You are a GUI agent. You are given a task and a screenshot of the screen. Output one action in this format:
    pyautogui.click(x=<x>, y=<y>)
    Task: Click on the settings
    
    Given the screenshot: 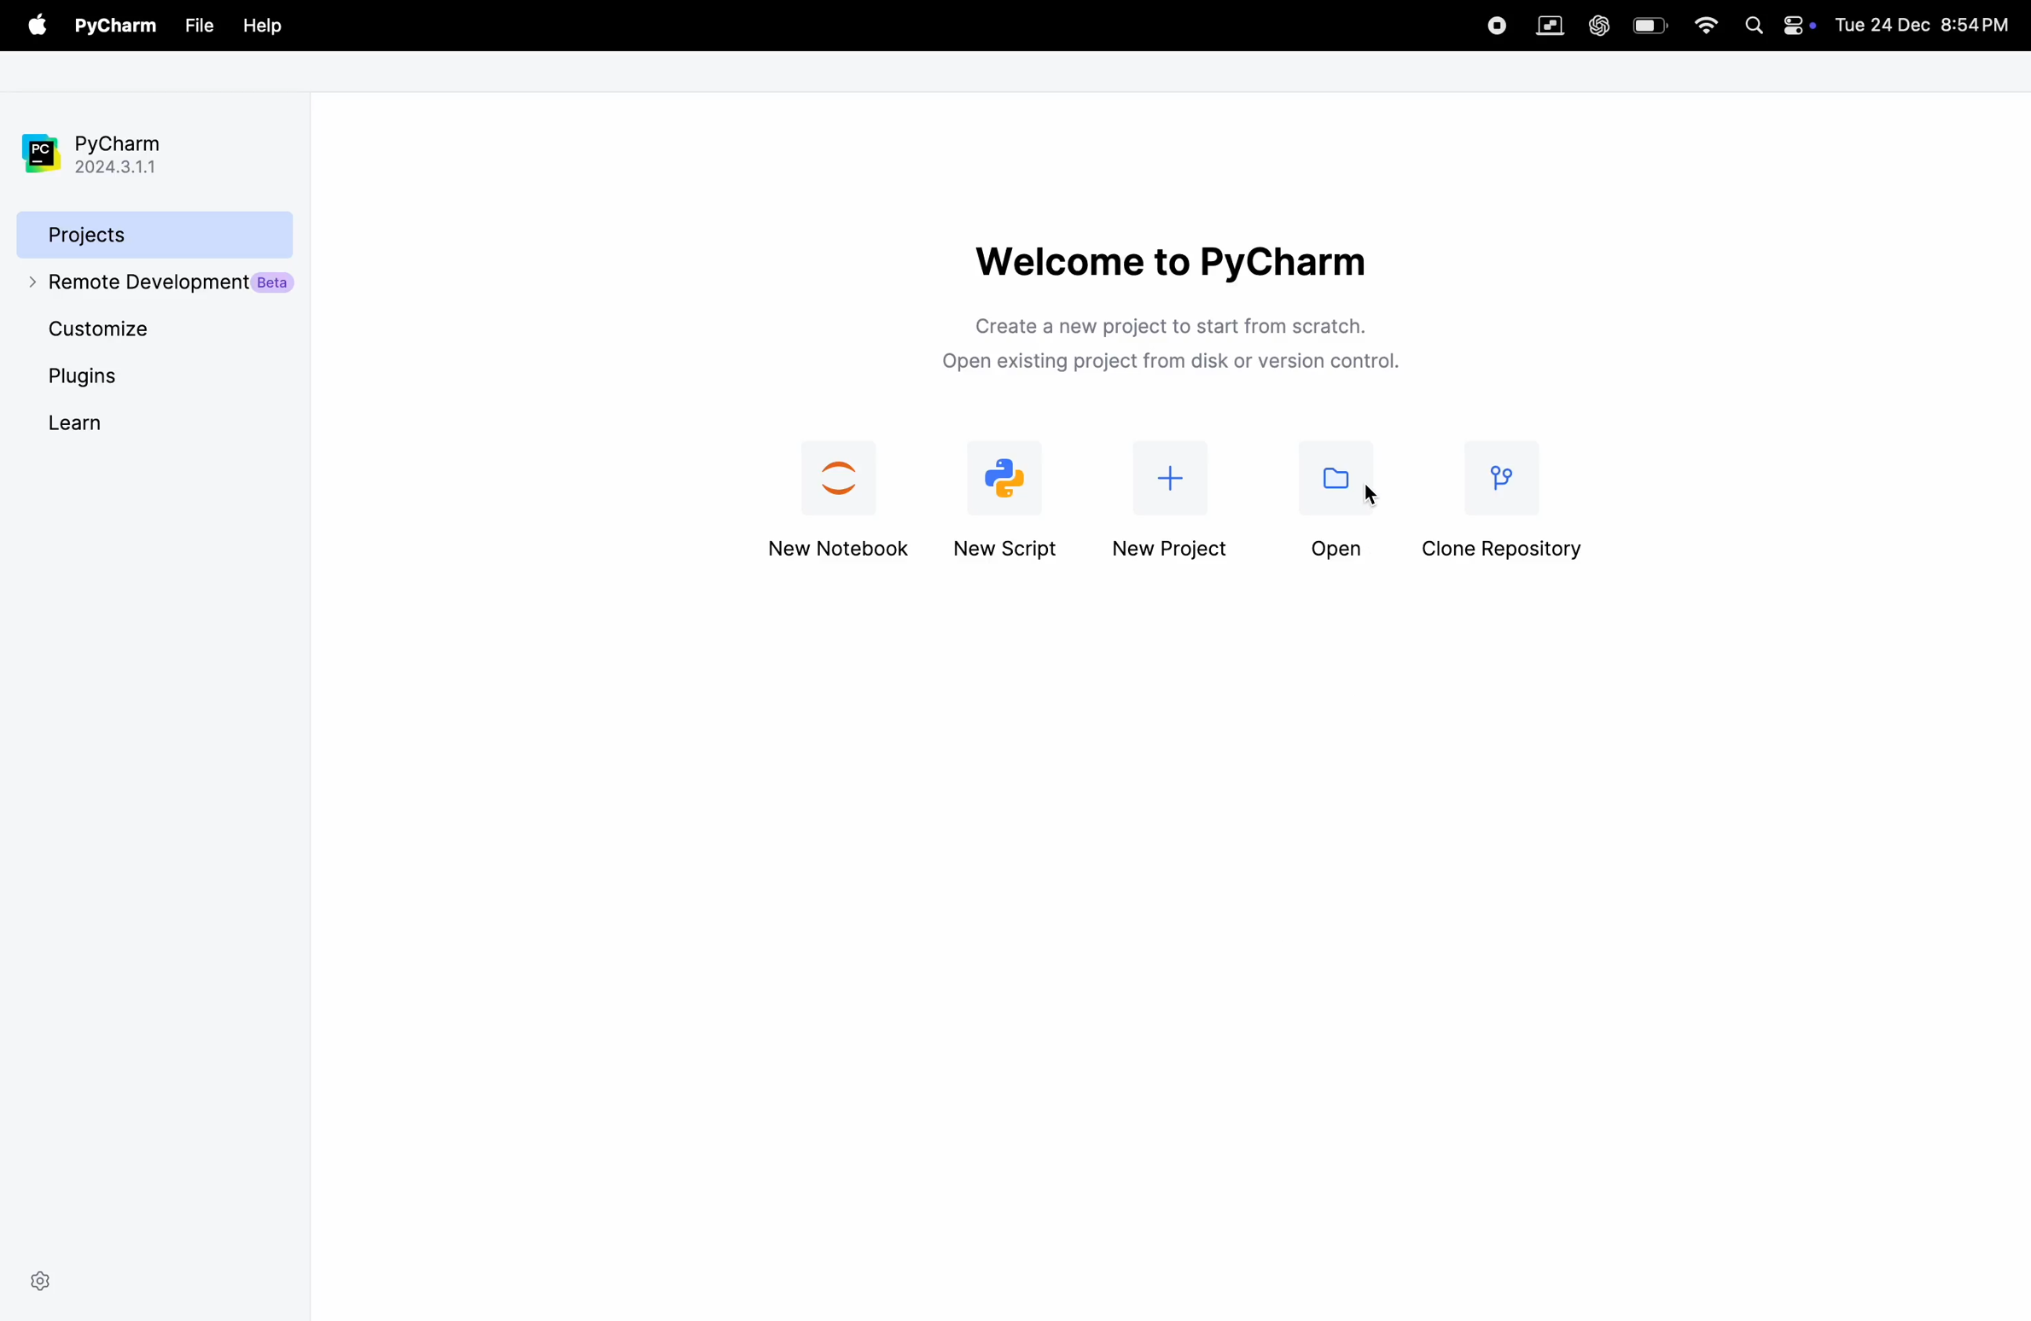 What is the action you would take?
    pyautogui.click(x=40, y=1278)
    